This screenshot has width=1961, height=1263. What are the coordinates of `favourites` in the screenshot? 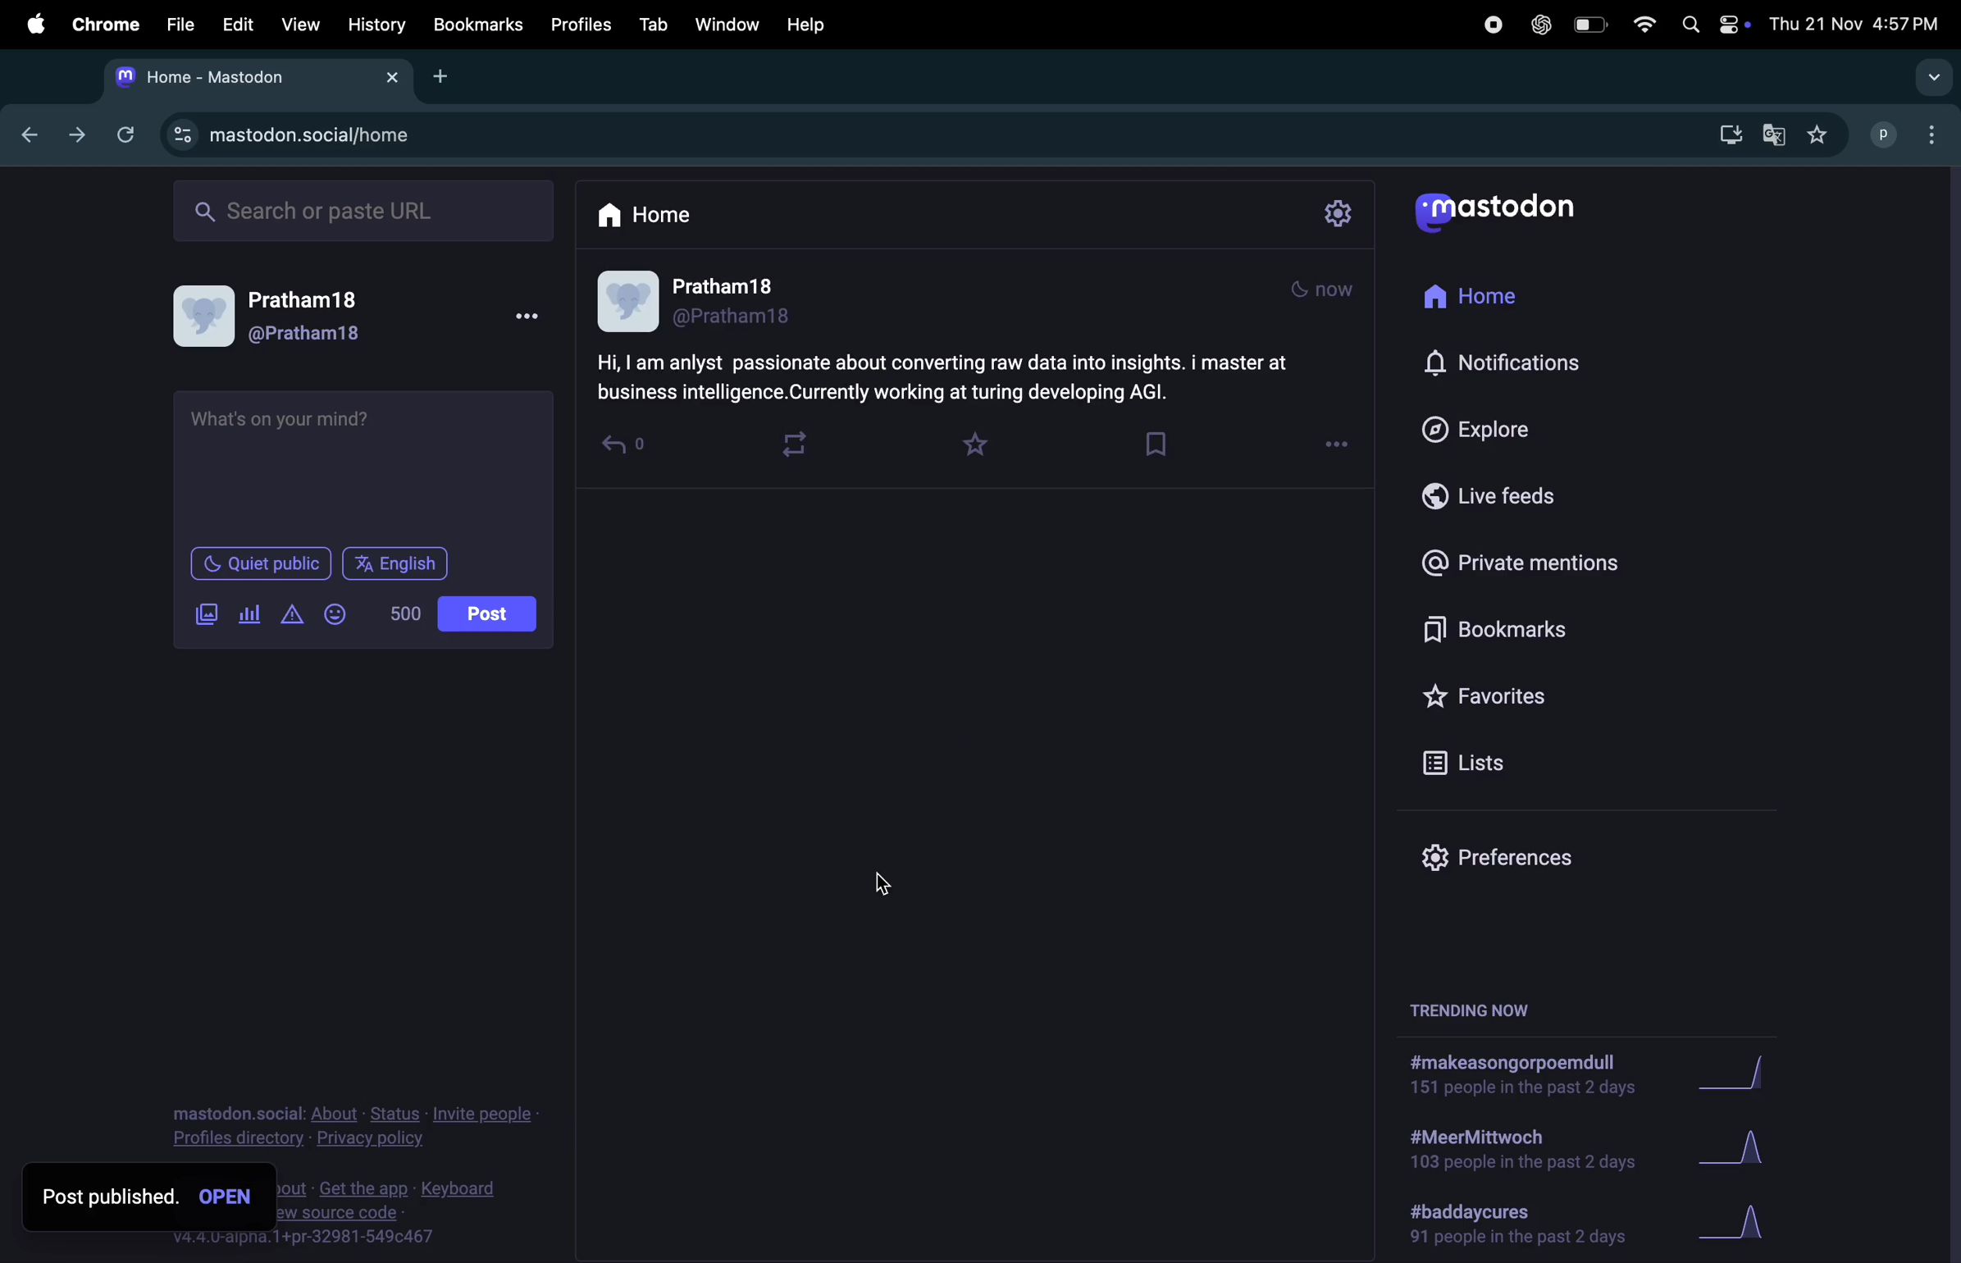 It's located at (978, 442).